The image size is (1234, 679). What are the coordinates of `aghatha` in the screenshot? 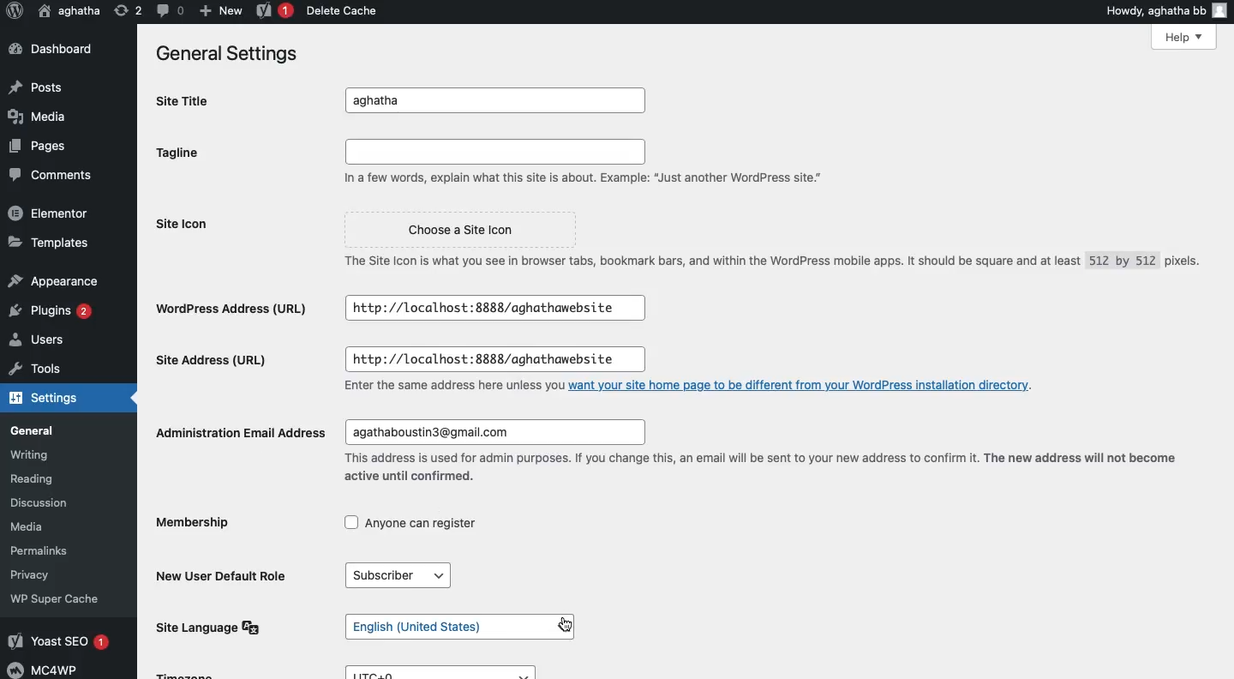 It's located at (500, 101).